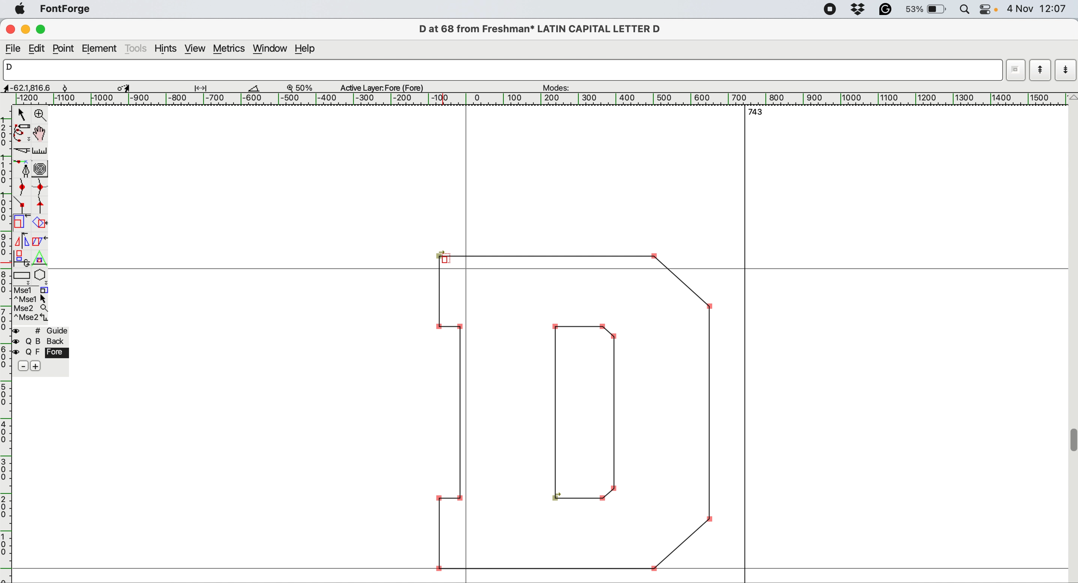 Image resolution: width=1078 pixels, height=583 pixels. Describe the element at coordinates (136, 49) in the screenshot. I see `tools` at that location.